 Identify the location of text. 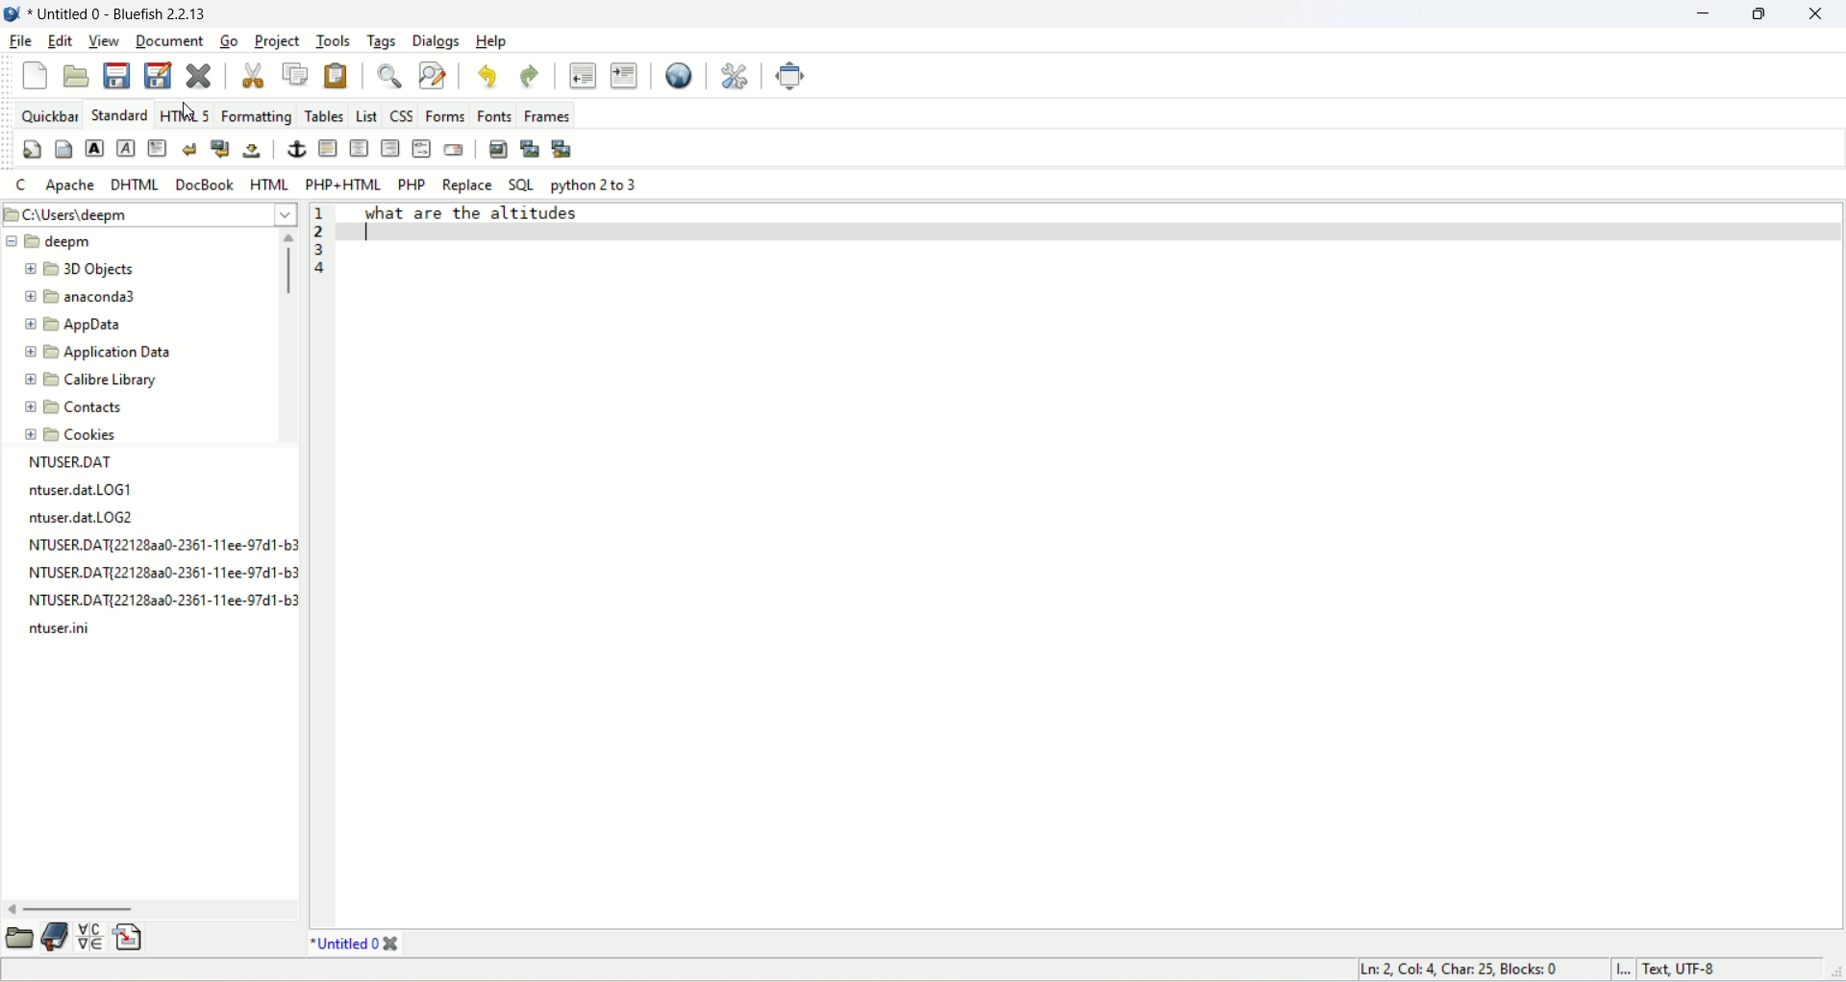
(159, 549).